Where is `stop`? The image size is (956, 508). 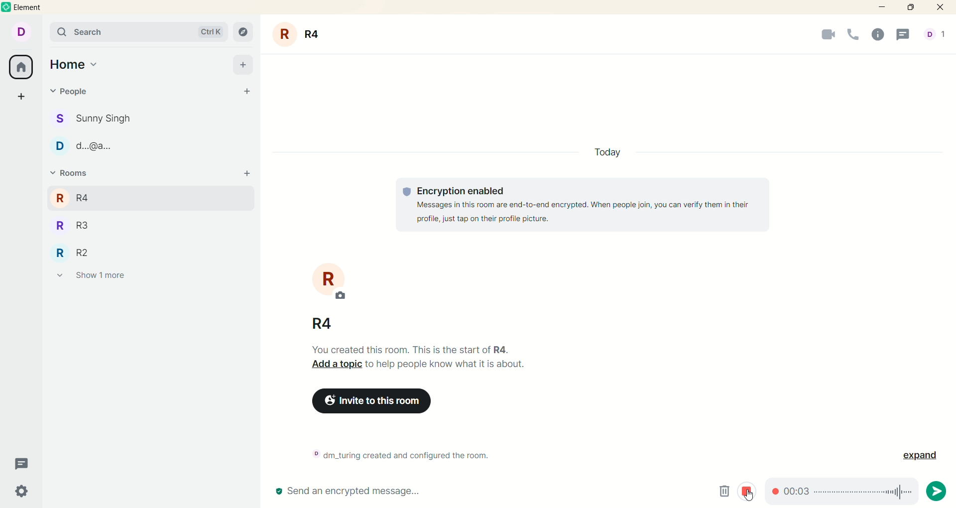 stop is located at coordinates (749, 491).